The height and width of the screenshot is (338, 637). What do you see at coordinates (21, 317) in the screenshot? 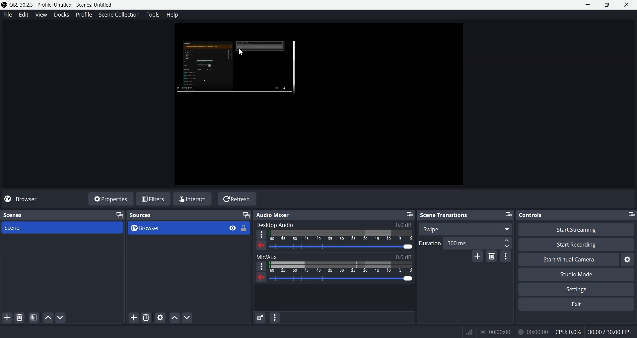
I see `Remove Selected Scene` at bounding box center [21, 317].